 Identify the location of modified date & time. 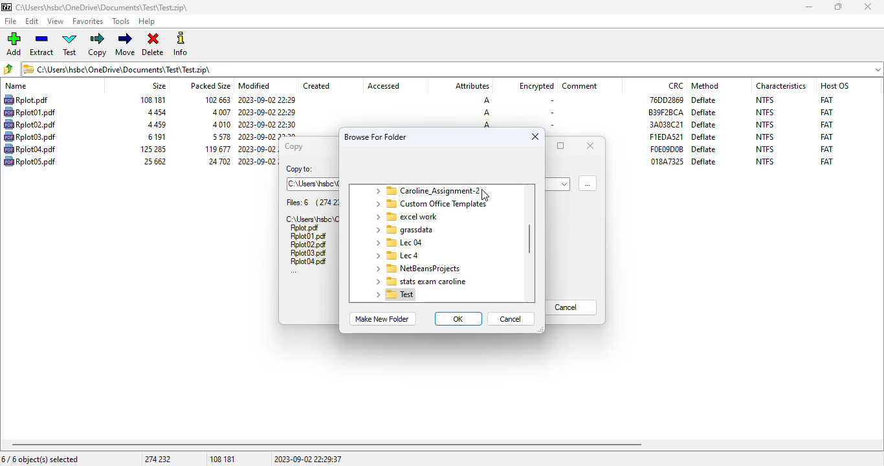
(267, 124).